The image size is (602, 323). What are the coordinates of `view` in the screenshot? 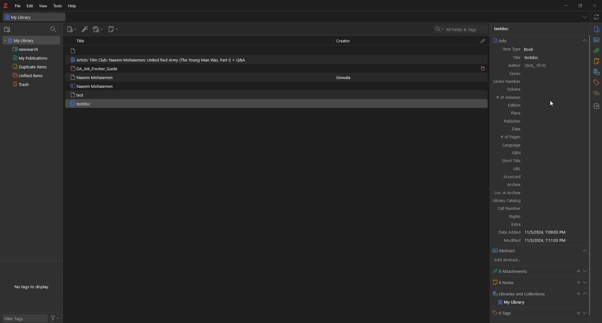 It's located at (43, 6).